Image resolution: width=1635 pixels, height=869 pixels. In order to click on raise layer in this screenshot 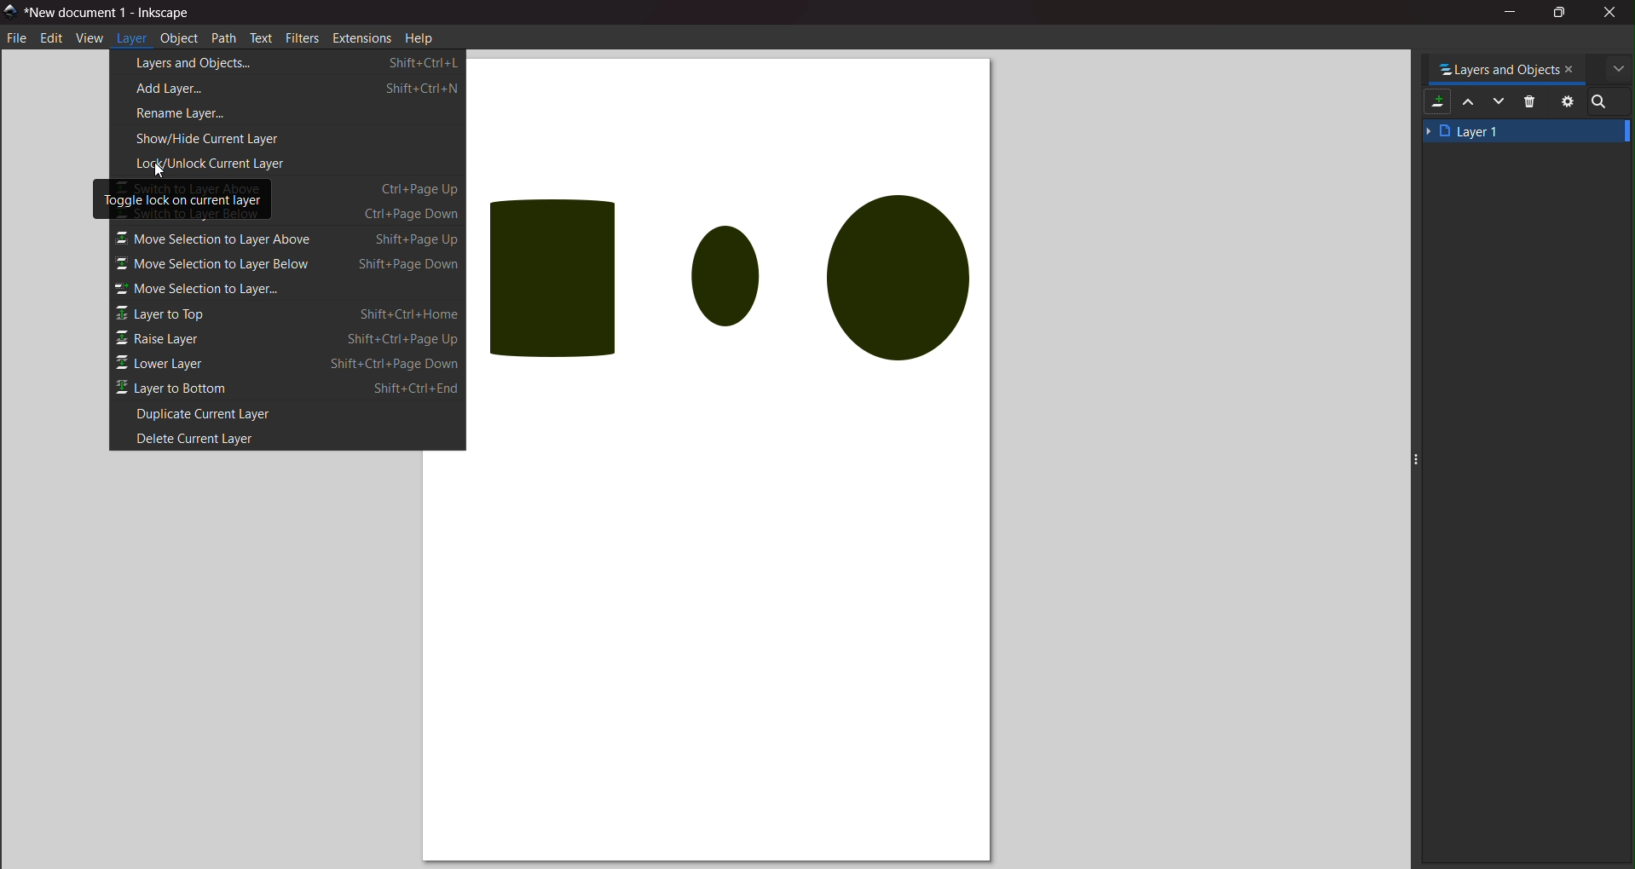, I will do `click(289, 338)`.